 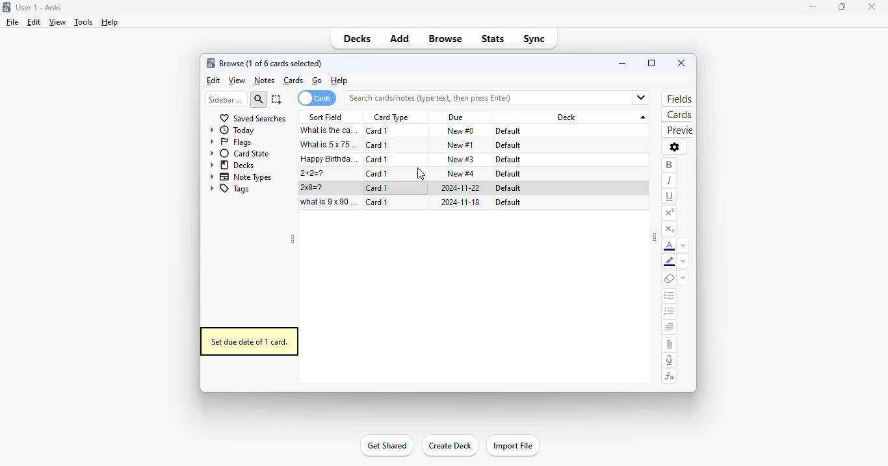 What do you see at coordinates (651, 63) in the screenshot?
I see `maximize` at bounding box center [651, 63].